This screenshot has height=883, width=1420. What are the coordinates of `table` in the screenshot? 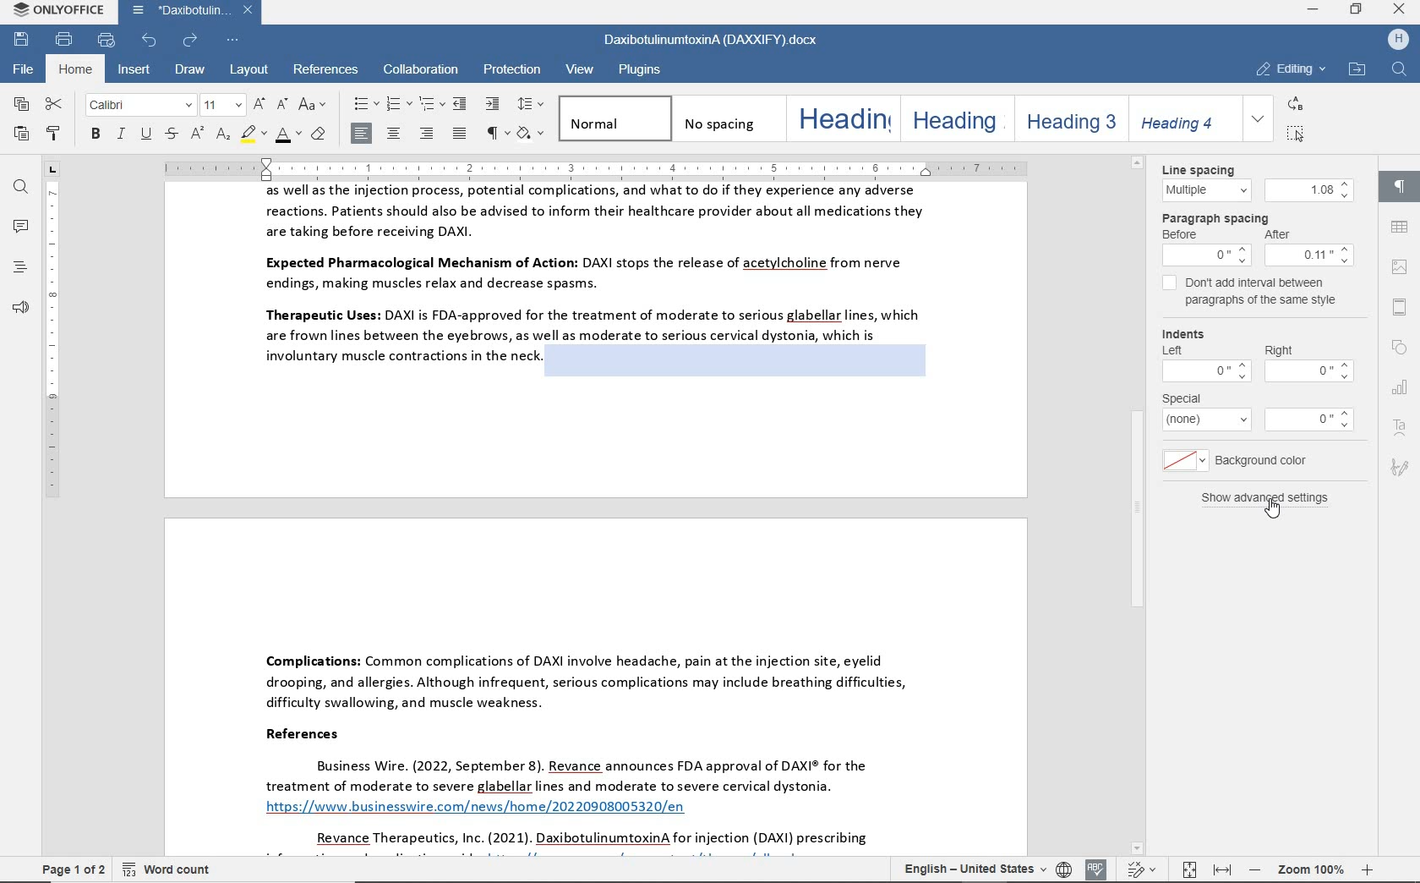 It's located at (1398, 228).